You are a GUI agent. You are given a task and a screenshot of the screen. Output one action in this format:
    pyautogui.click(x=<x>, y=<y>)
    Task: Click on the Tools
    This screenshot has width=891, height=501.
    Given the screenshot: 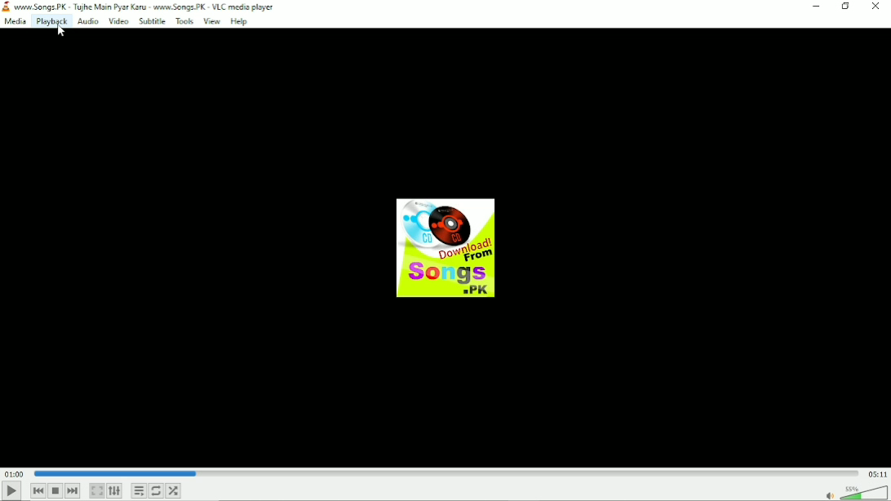 What is the action you would take?
    pyautogui.click(x=184, y=22)
    